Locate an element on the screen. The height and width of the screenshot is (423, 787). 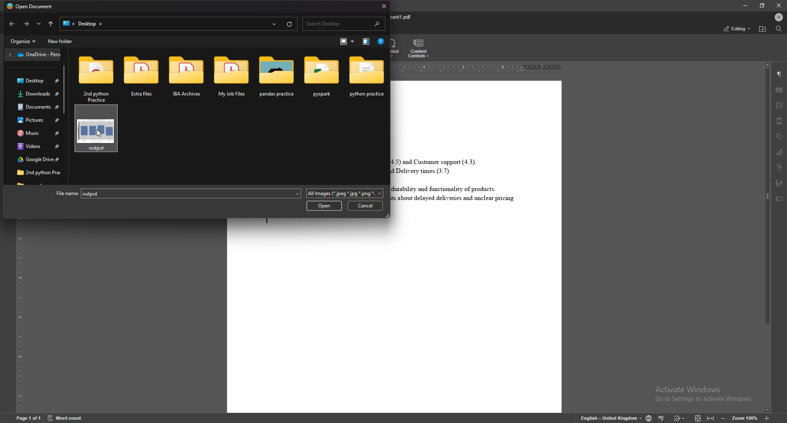
status is located at coordinates (736, 28).